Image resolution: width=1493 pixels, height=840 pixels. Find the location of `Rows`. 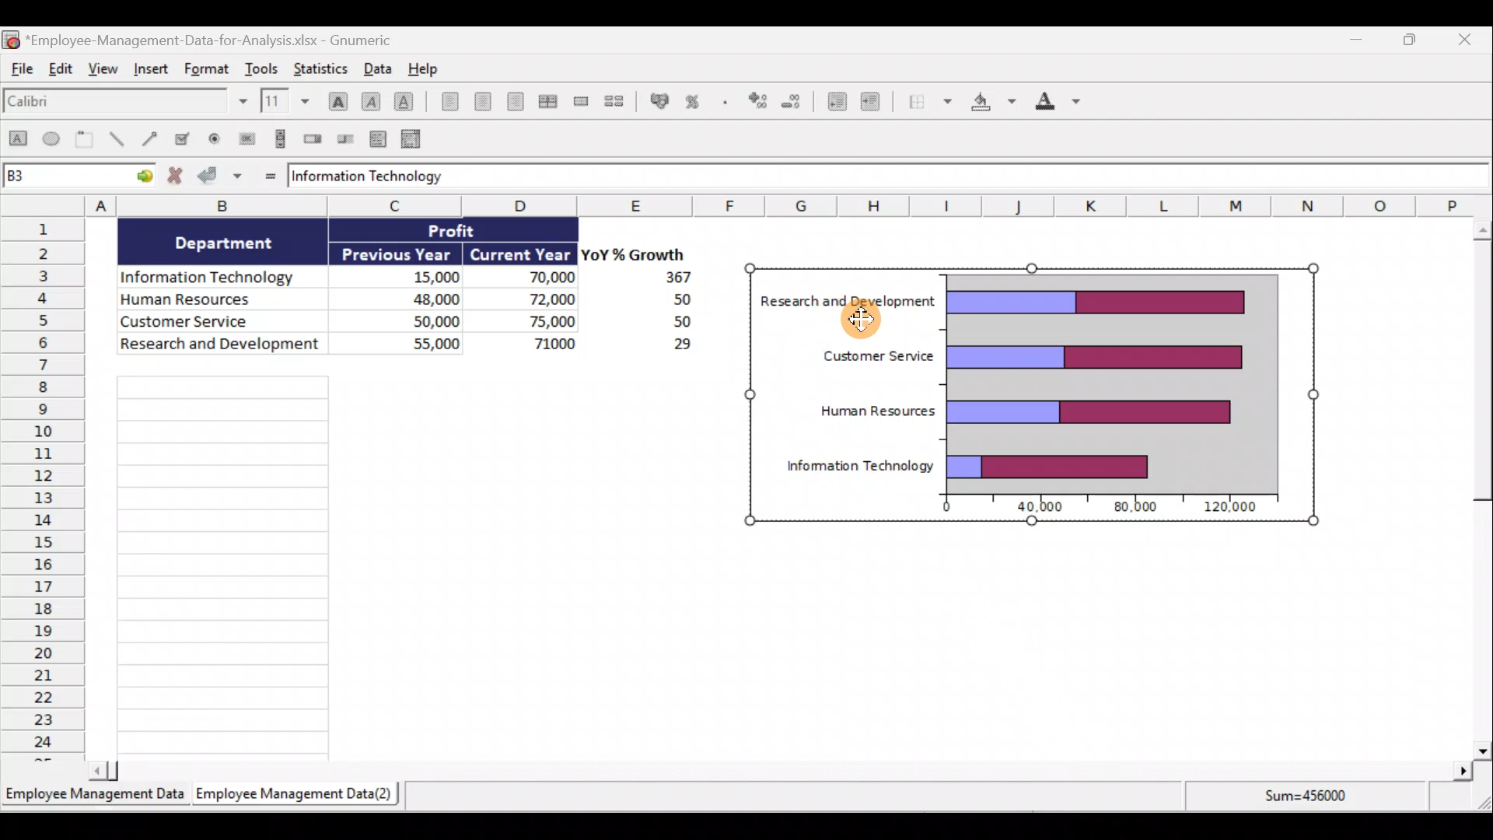

Rows is located at coordinates (44, 490).